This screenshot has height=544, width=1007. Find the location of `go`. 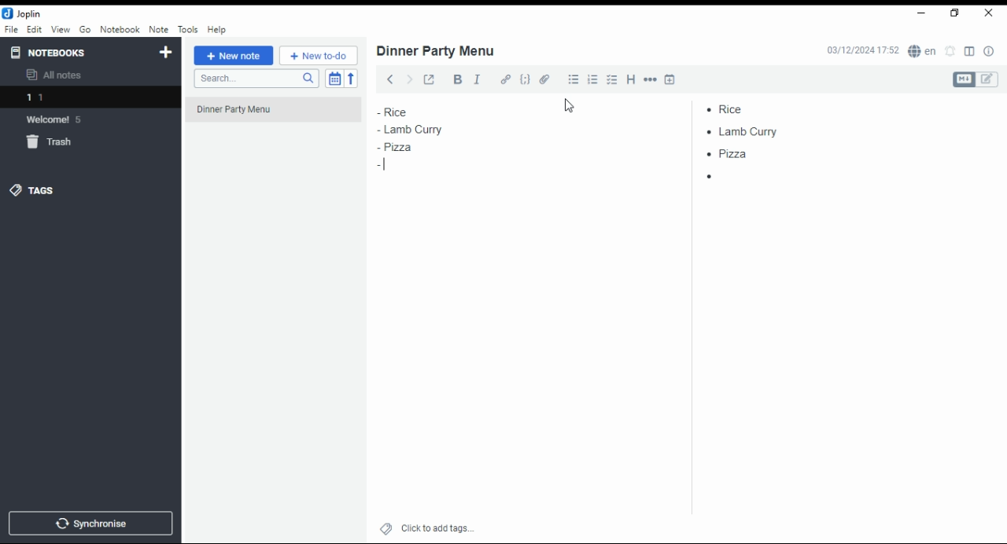

go is located at coordinates (85, 30).